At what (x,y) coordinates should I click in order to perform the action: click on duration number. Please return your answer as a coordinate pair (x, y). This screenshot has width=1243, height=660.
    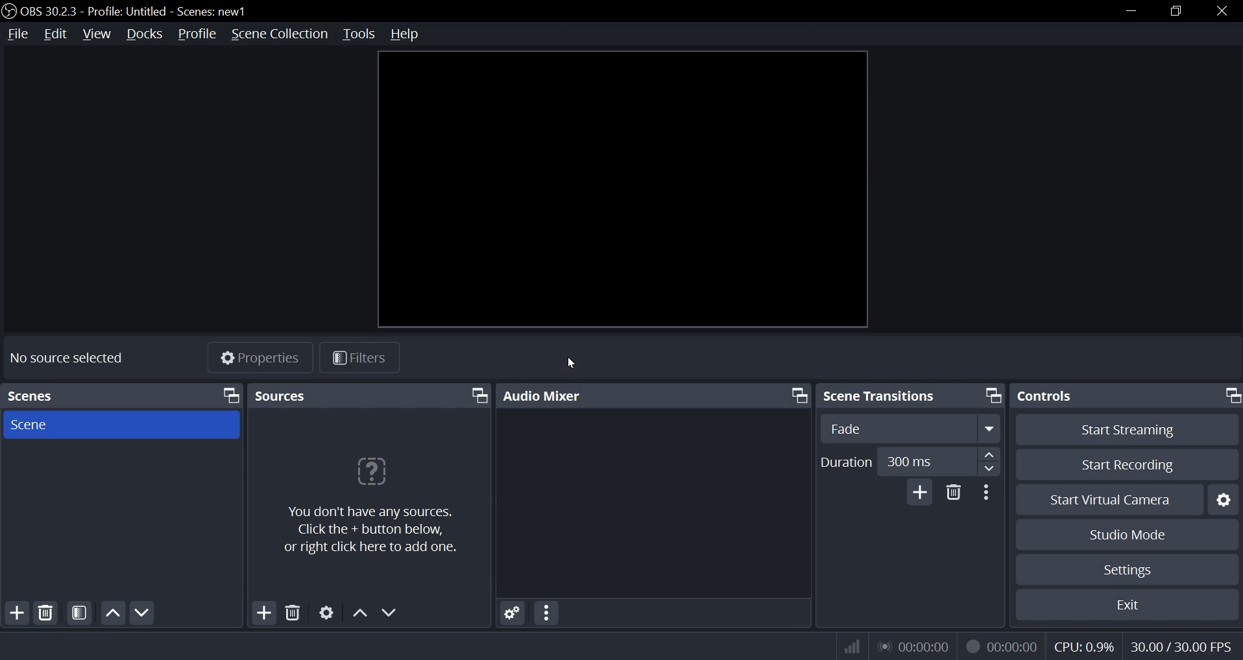
    Looking at the image, I should click on (910, 460).